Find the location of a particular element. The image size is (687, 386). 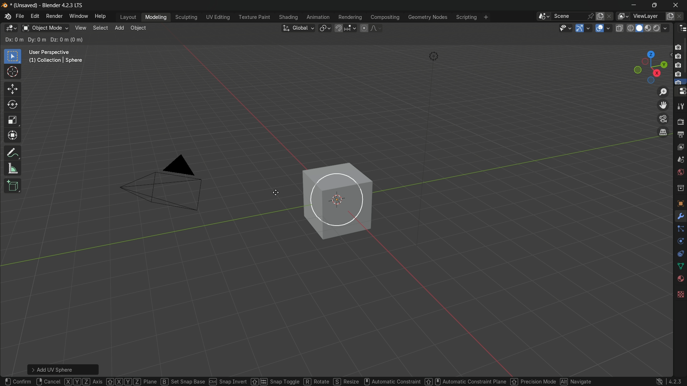

view layer name is located at coordinates (647, 16).